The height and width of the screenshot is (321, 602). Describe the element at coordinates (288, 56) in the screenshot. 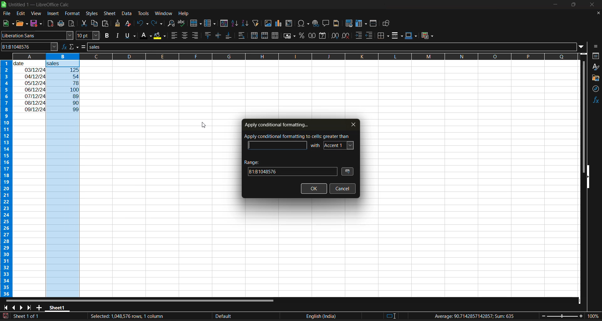

I see `rows` at that location.